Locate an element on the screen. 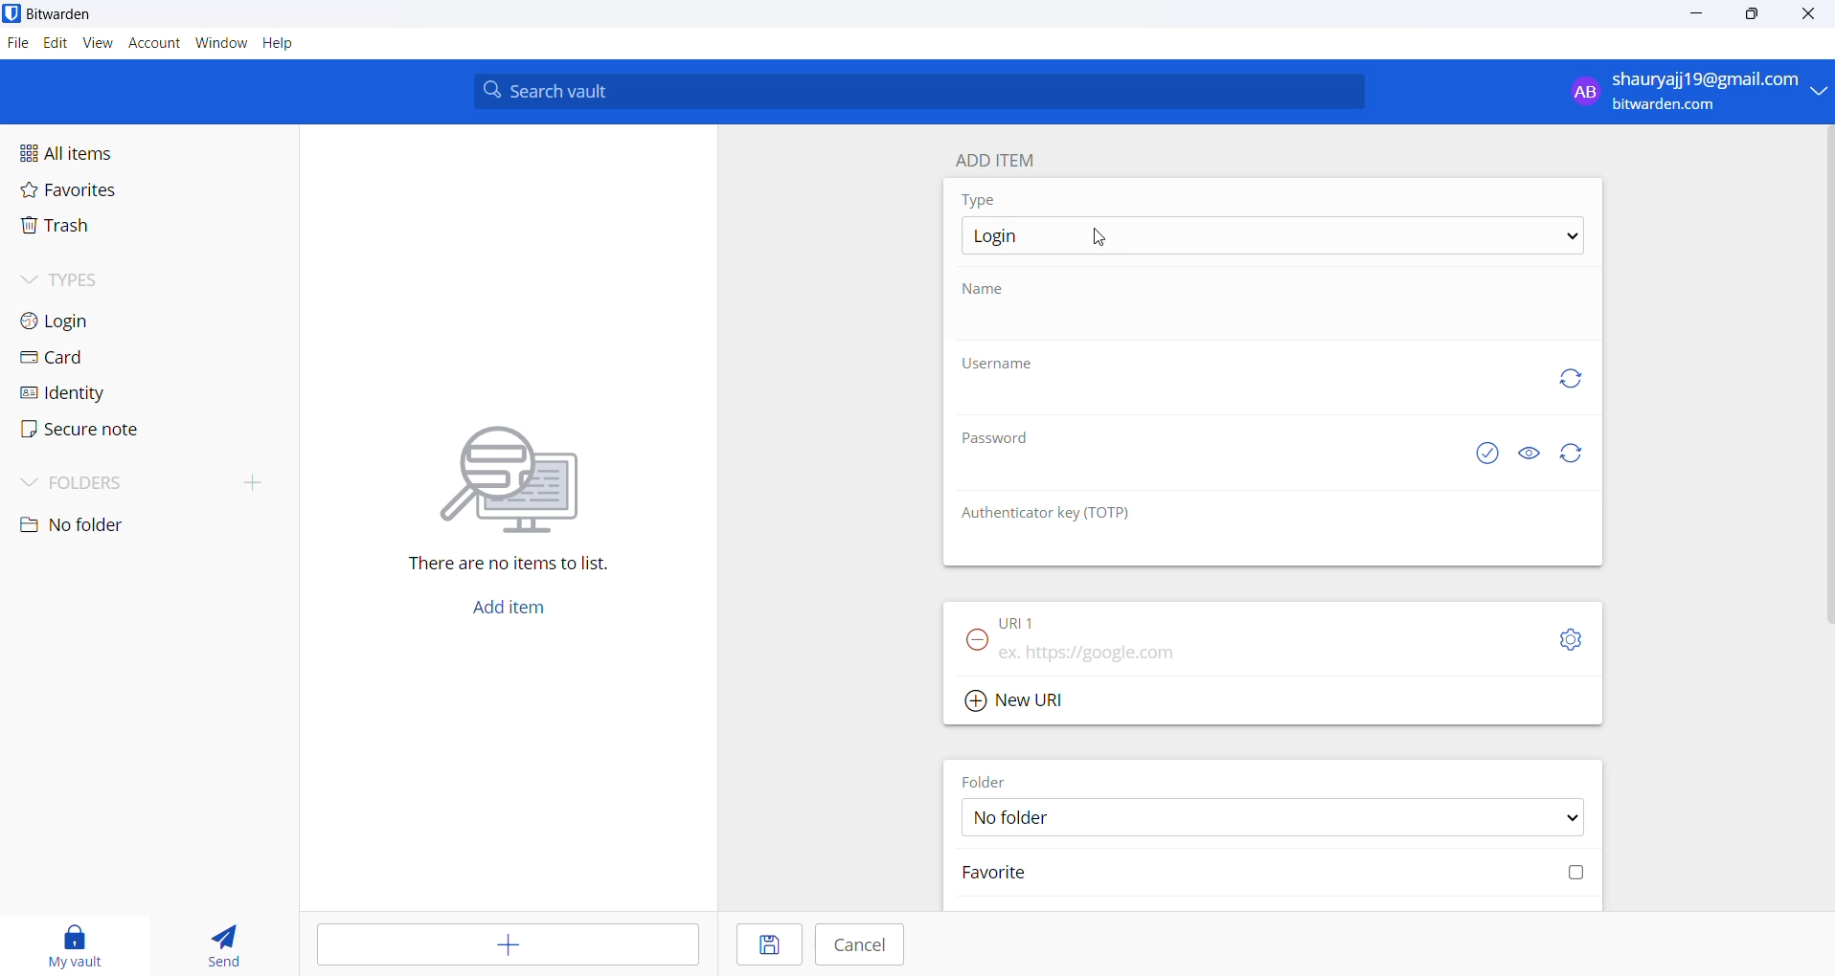  password textbox is located at coordinates (1205, 475).